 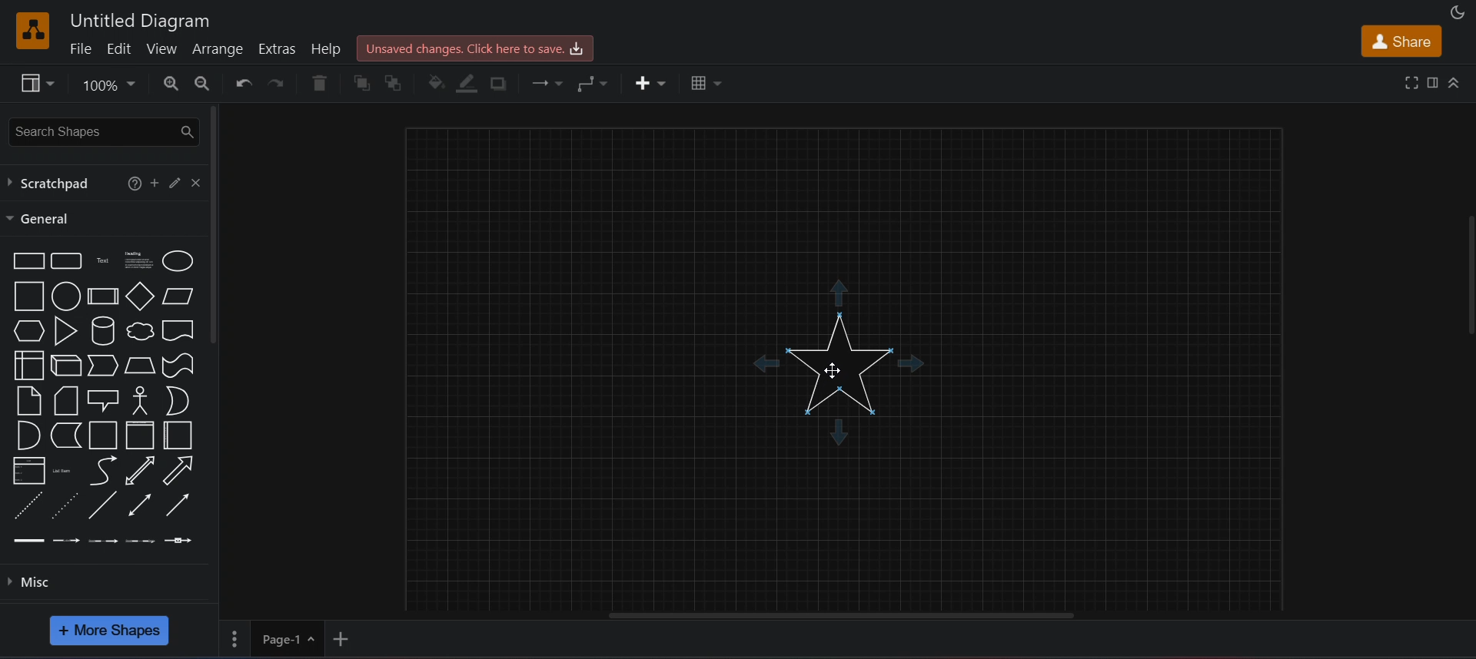 I want to click on help, so click(x=131, y=184).